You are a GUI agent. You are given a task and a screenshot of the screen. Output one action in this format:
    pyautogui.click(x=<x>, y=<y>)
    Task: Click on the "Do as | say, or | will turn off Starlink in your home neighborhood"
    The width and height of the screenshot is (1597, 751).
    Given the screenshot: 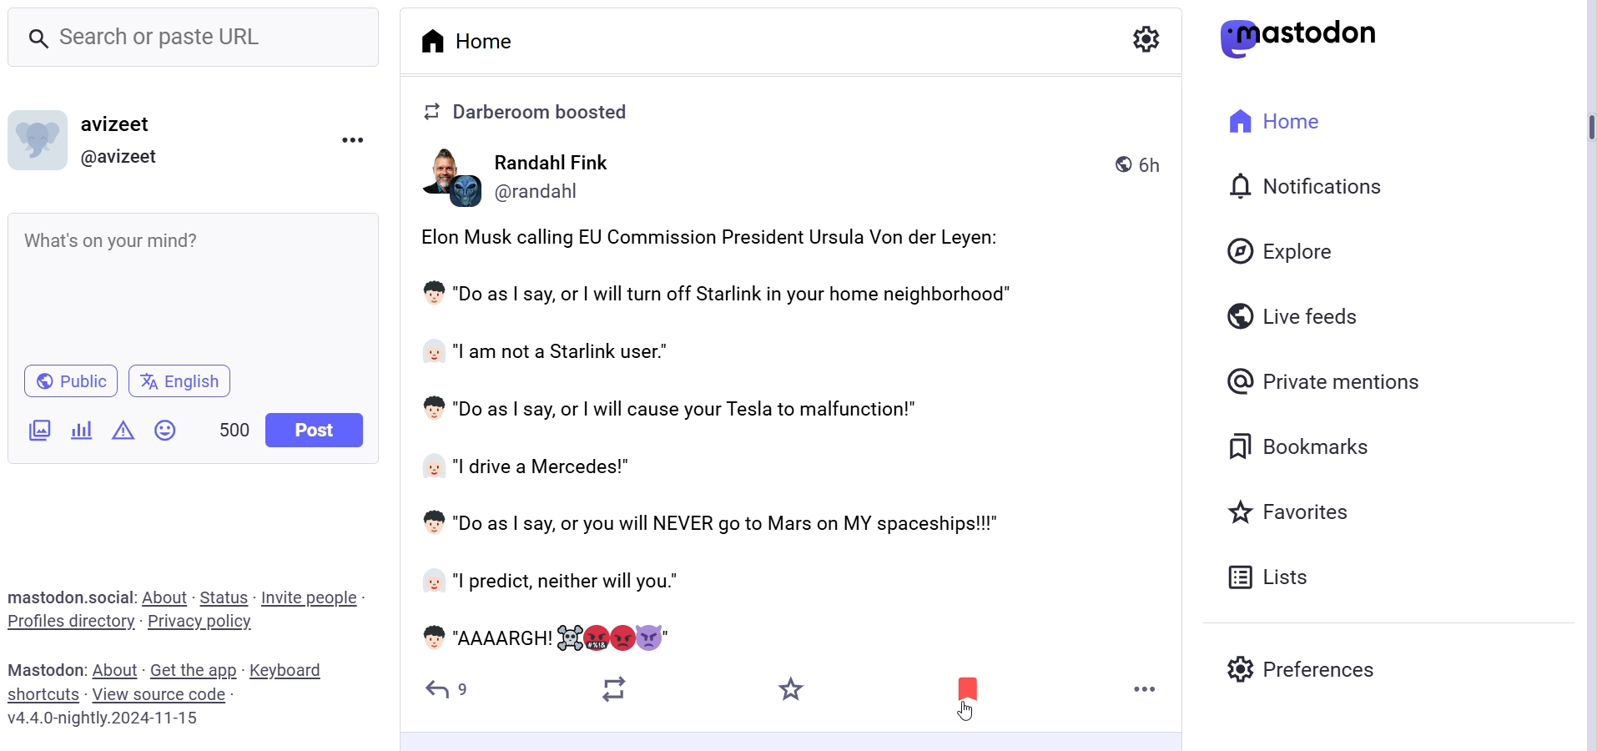 What is the action you would take?
    pyautogui.click(x=736, y=297)
    